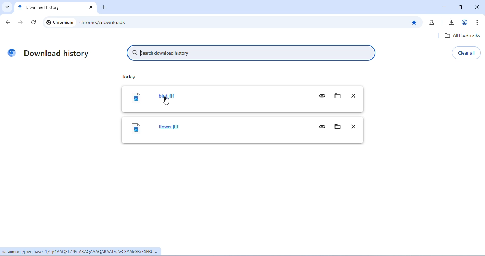 Image resolution: width=485 pixels, height=256 pixels. I want to click on download history, so click(40, 8).